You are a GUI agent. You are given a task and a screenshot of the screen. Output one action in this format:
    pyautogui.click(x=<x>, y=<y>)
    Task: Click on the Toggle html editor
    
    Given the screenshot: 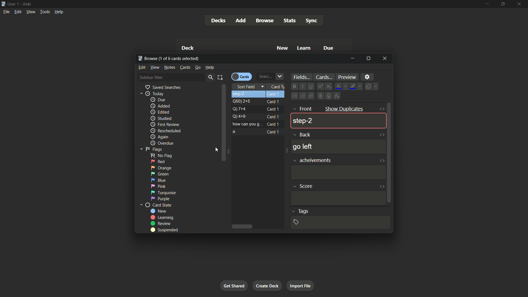 What is the action you would take?
    pyautogui.click(x=382, y=160)
    